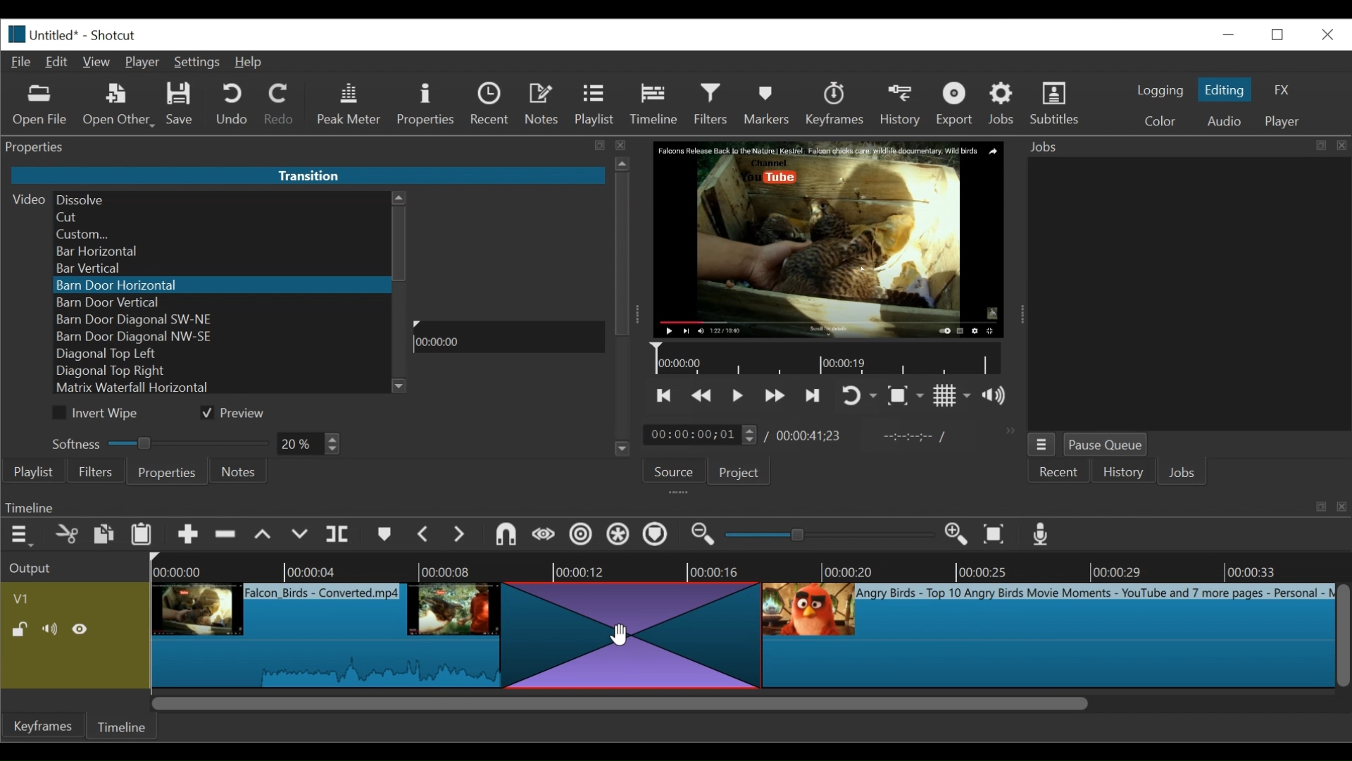  What do you see at coordinates (1283, 121) in the screenshot?
I see `player` at bounding box center [1283, 121].